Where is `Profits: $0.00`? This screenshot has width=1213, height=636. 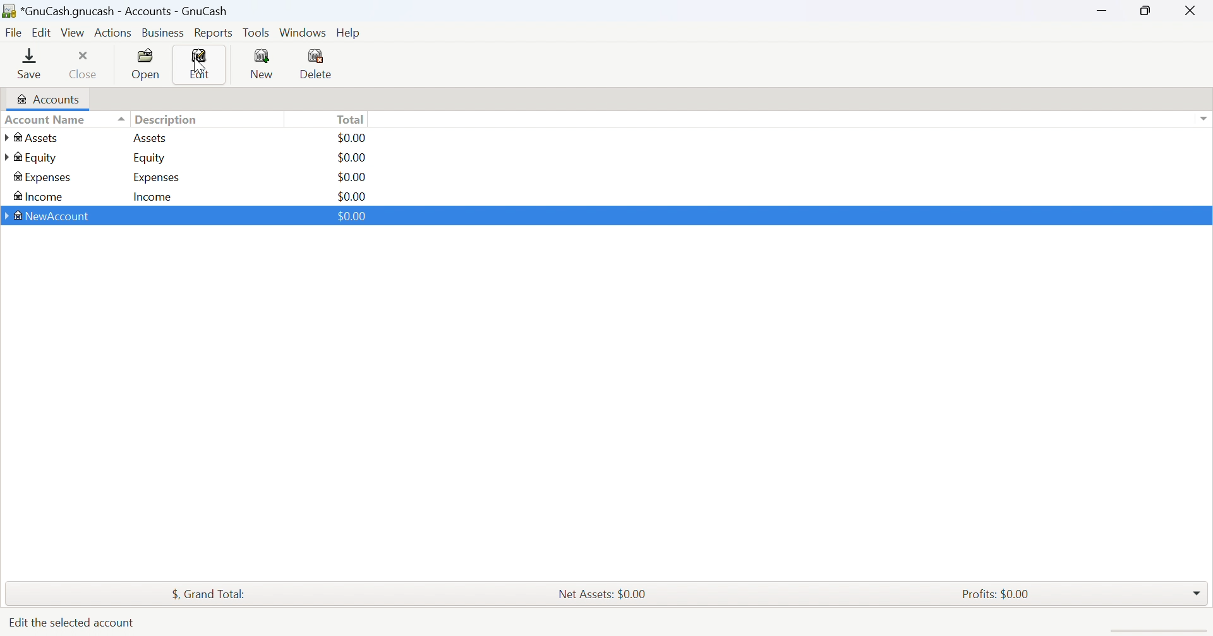
Profits: $0.00 is located at coordinates (998, 594).